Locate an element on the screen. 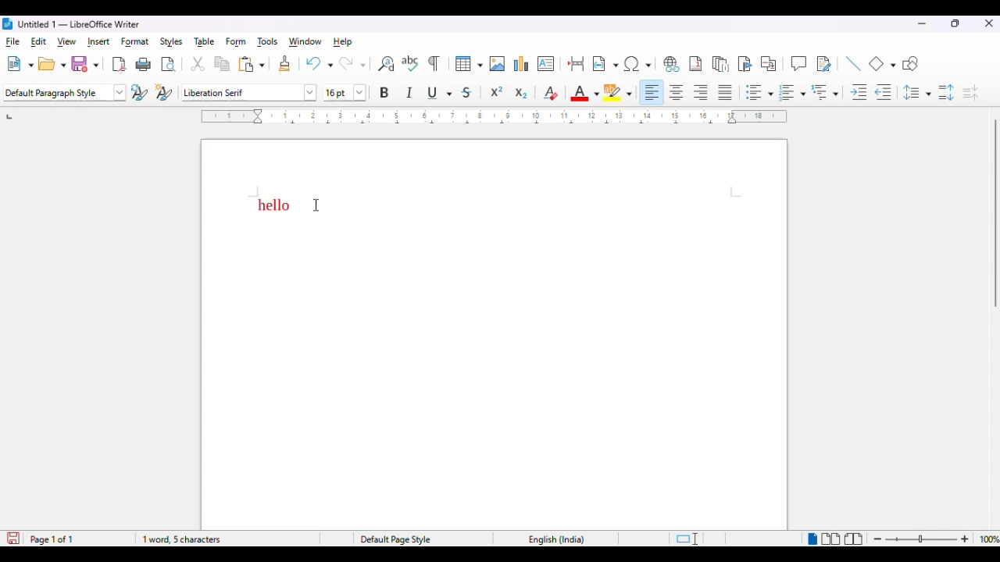 This screenshot has width=1000, height=562. book view is located at coordinates (854, 540).